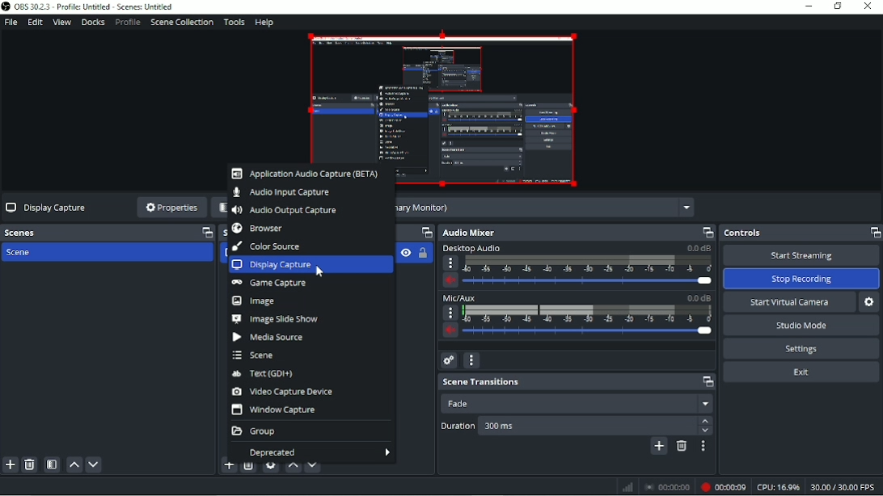  I want to click on Color source, so click(266, 246).